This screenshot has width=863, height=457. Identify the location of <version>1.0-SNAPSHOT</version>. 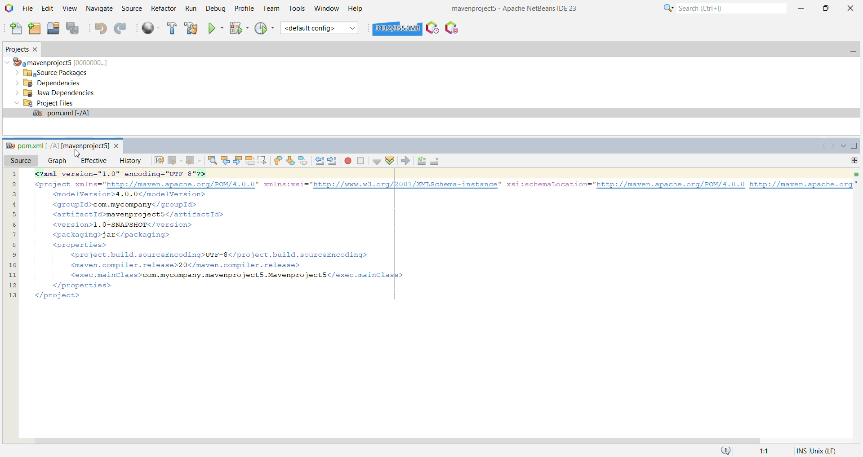
(125, 224).